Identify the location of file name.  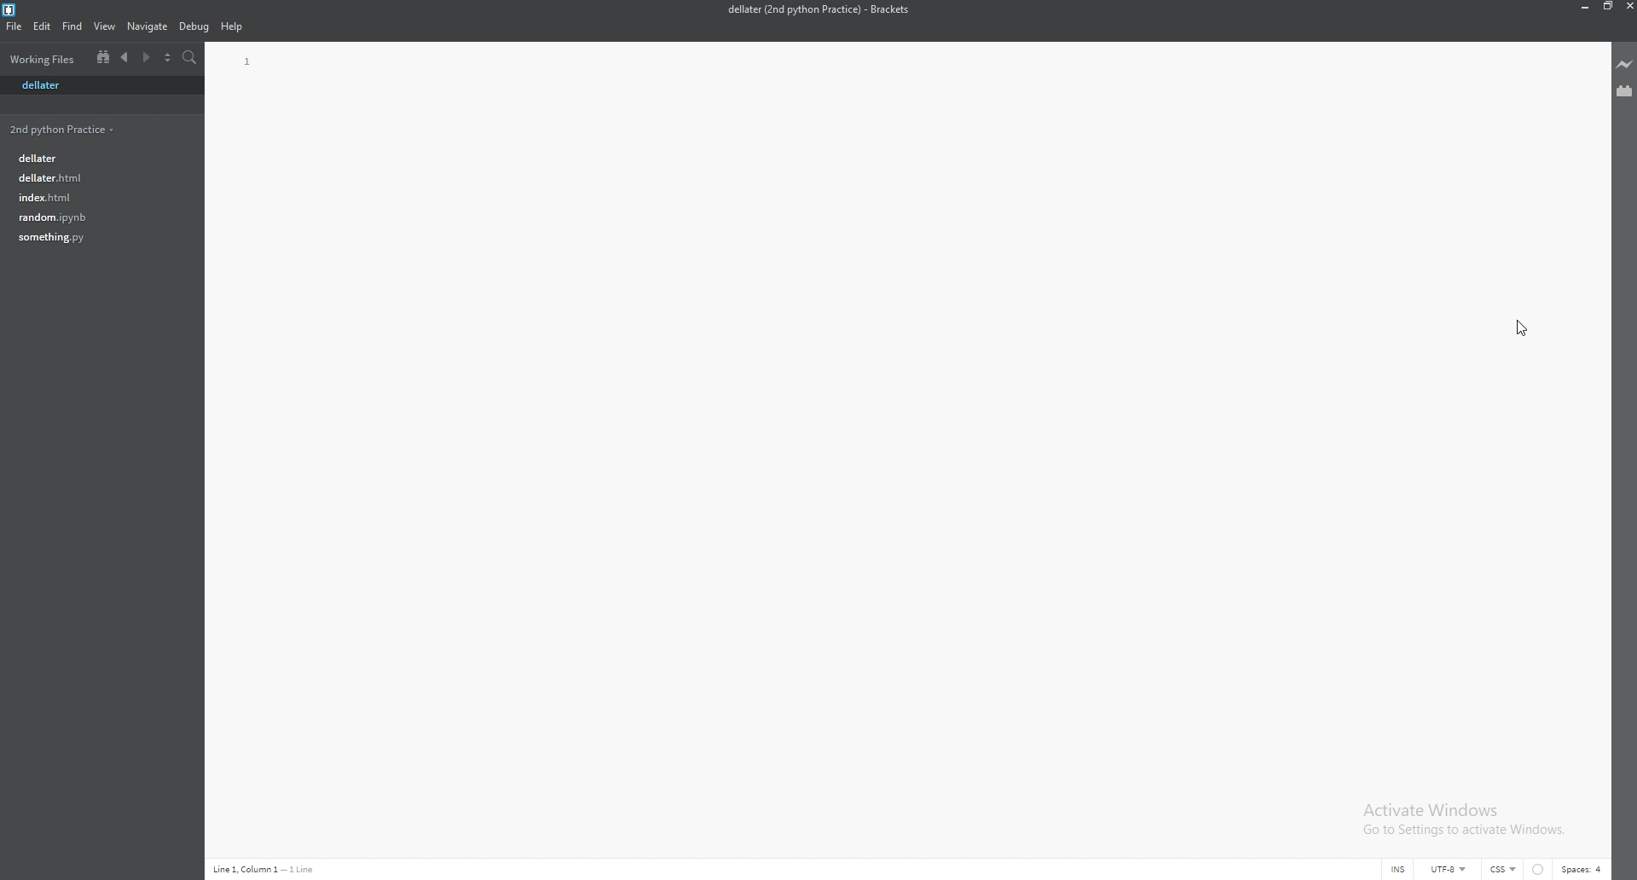
(818, 9).